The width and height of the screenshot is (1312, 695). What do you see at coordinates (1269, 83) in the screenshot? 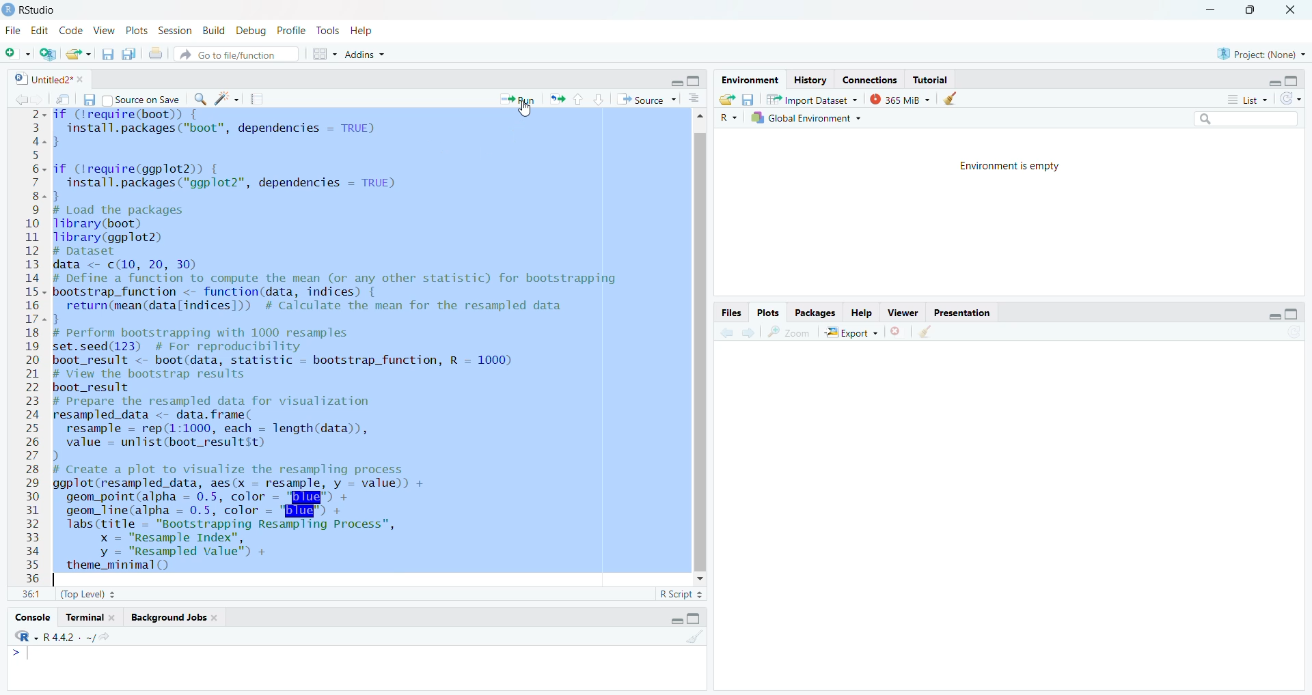
I see `hide r script` at bounding box center [1269, 83].